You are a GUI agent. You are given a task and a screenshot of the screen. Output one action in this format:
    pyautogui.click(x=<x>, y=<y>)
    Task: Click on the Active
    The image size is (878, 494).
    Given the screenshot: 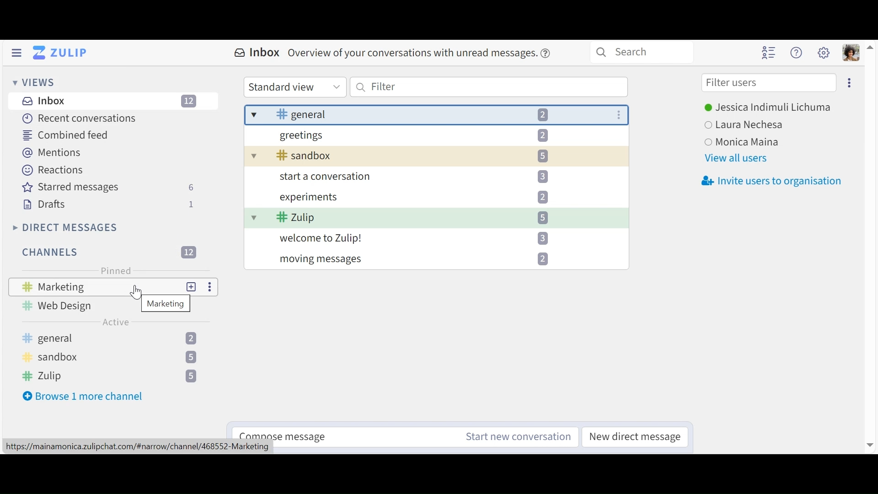 What is the action you would take?
    pyautogui.click(x=116, y=322)
    